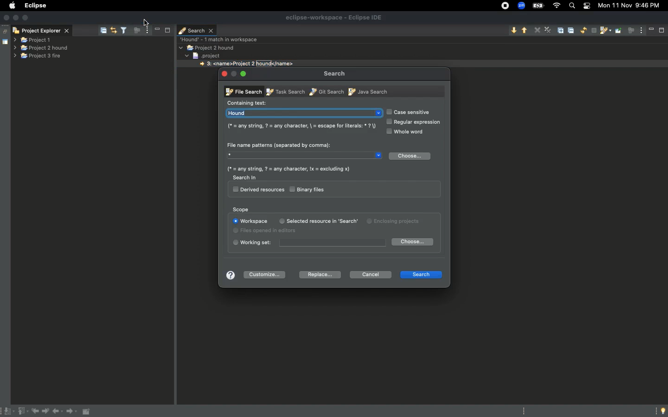  Describe the element at coordinates (26, 18) in the screenshot. I see `maximise` at that location.